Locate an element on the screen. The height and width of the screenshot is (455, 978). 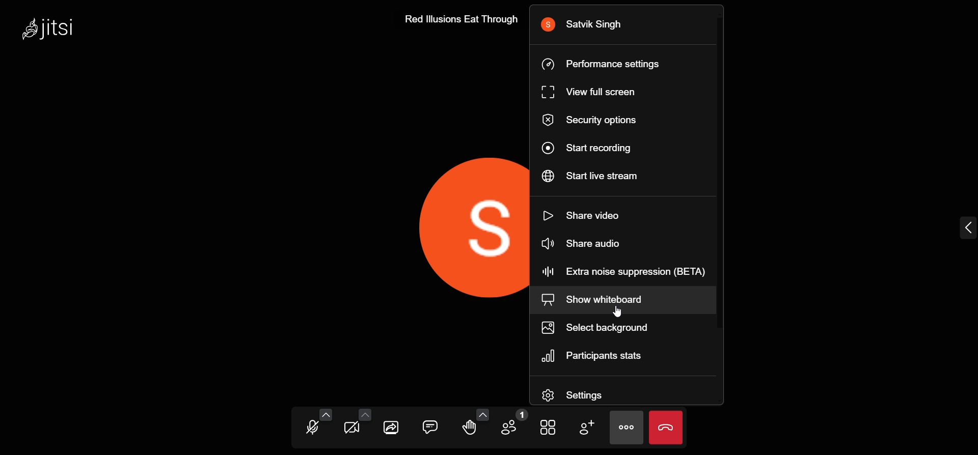
security options is located at coordinates (599, 121).